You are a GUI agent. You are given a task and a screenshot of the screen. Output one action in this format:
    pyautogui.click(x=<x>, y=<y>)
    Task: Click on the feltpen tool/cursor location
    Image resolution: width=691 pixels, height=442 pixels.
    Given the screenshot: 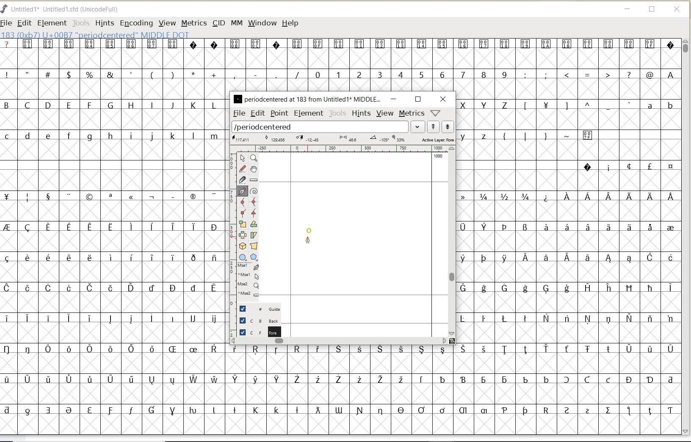 What is the action you would take?
    pyautogui.click(x=309, y=241)
    